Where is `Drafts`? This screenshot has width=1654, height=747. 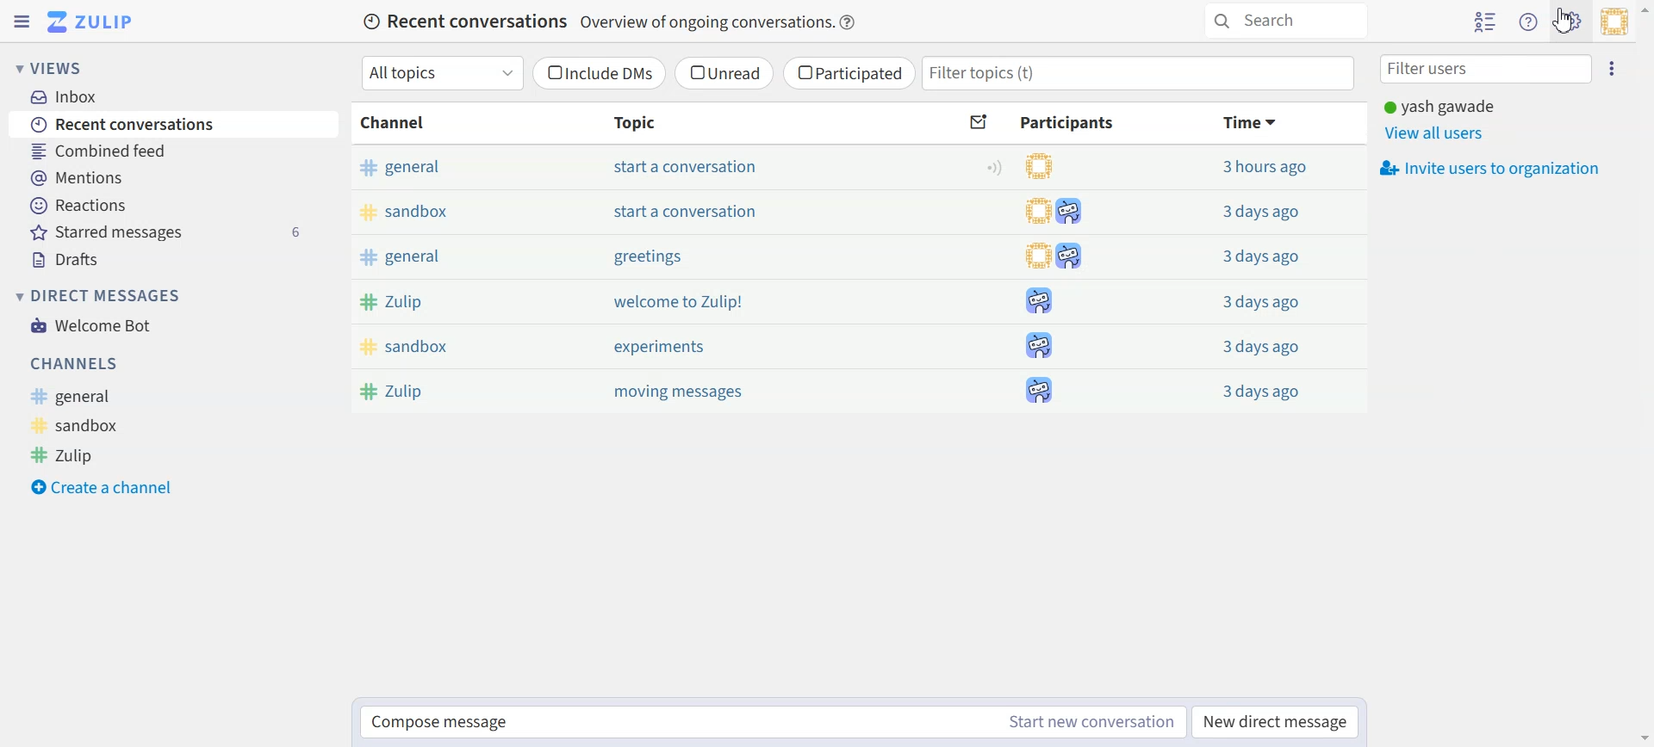 Drafts is located at coordinates (67, 260).